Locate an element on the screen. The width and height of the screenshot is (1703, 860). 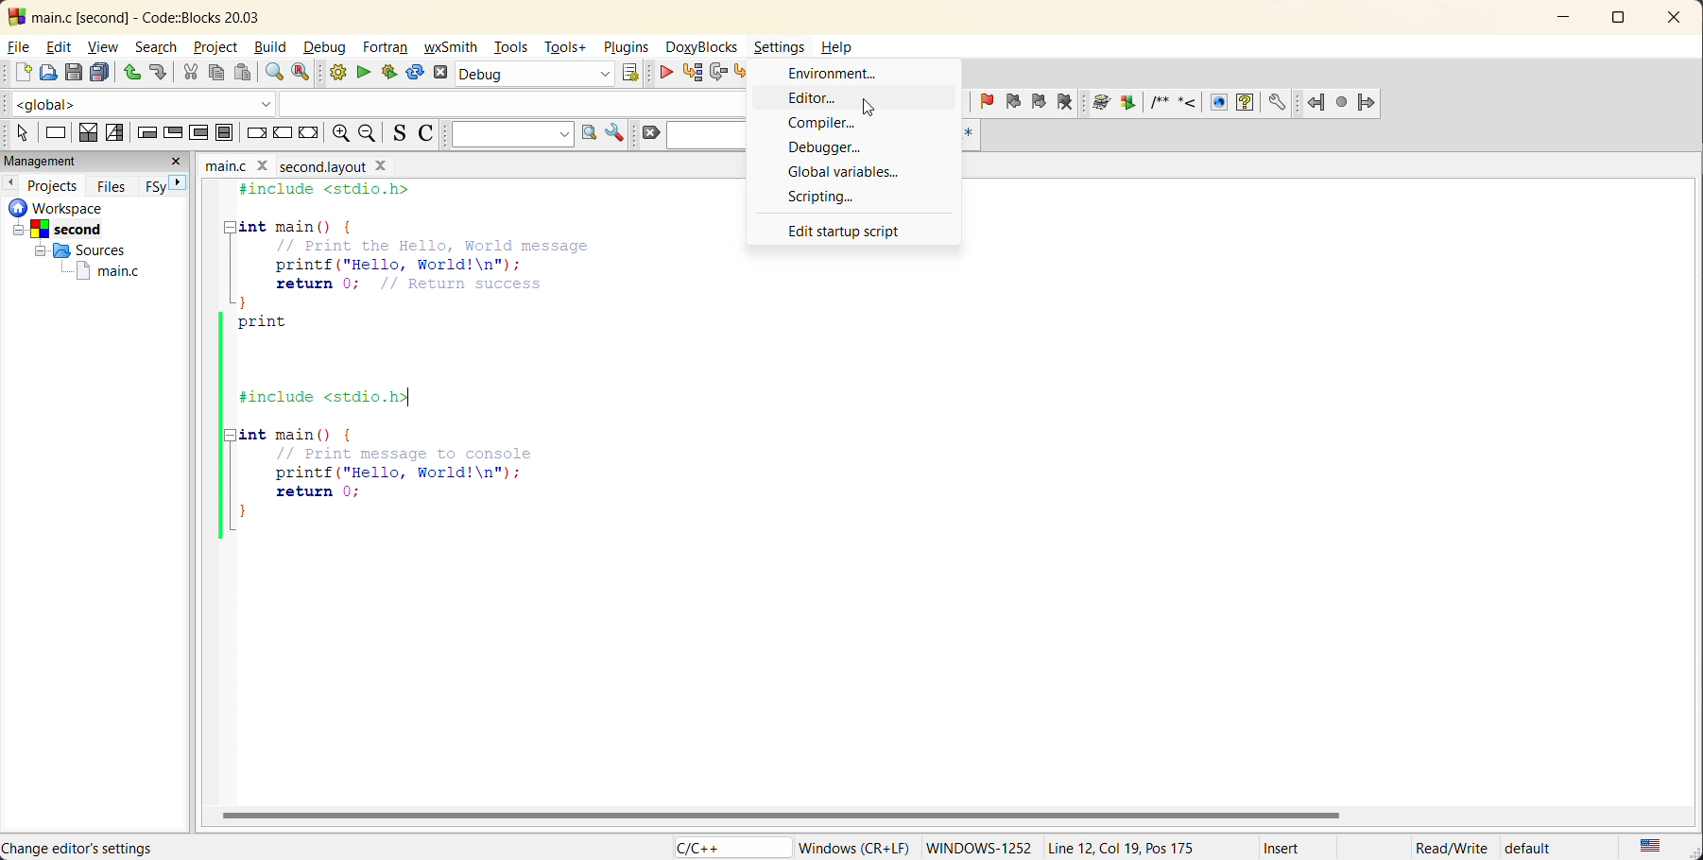
toggle bookmark is located at coordinates (986, 99).